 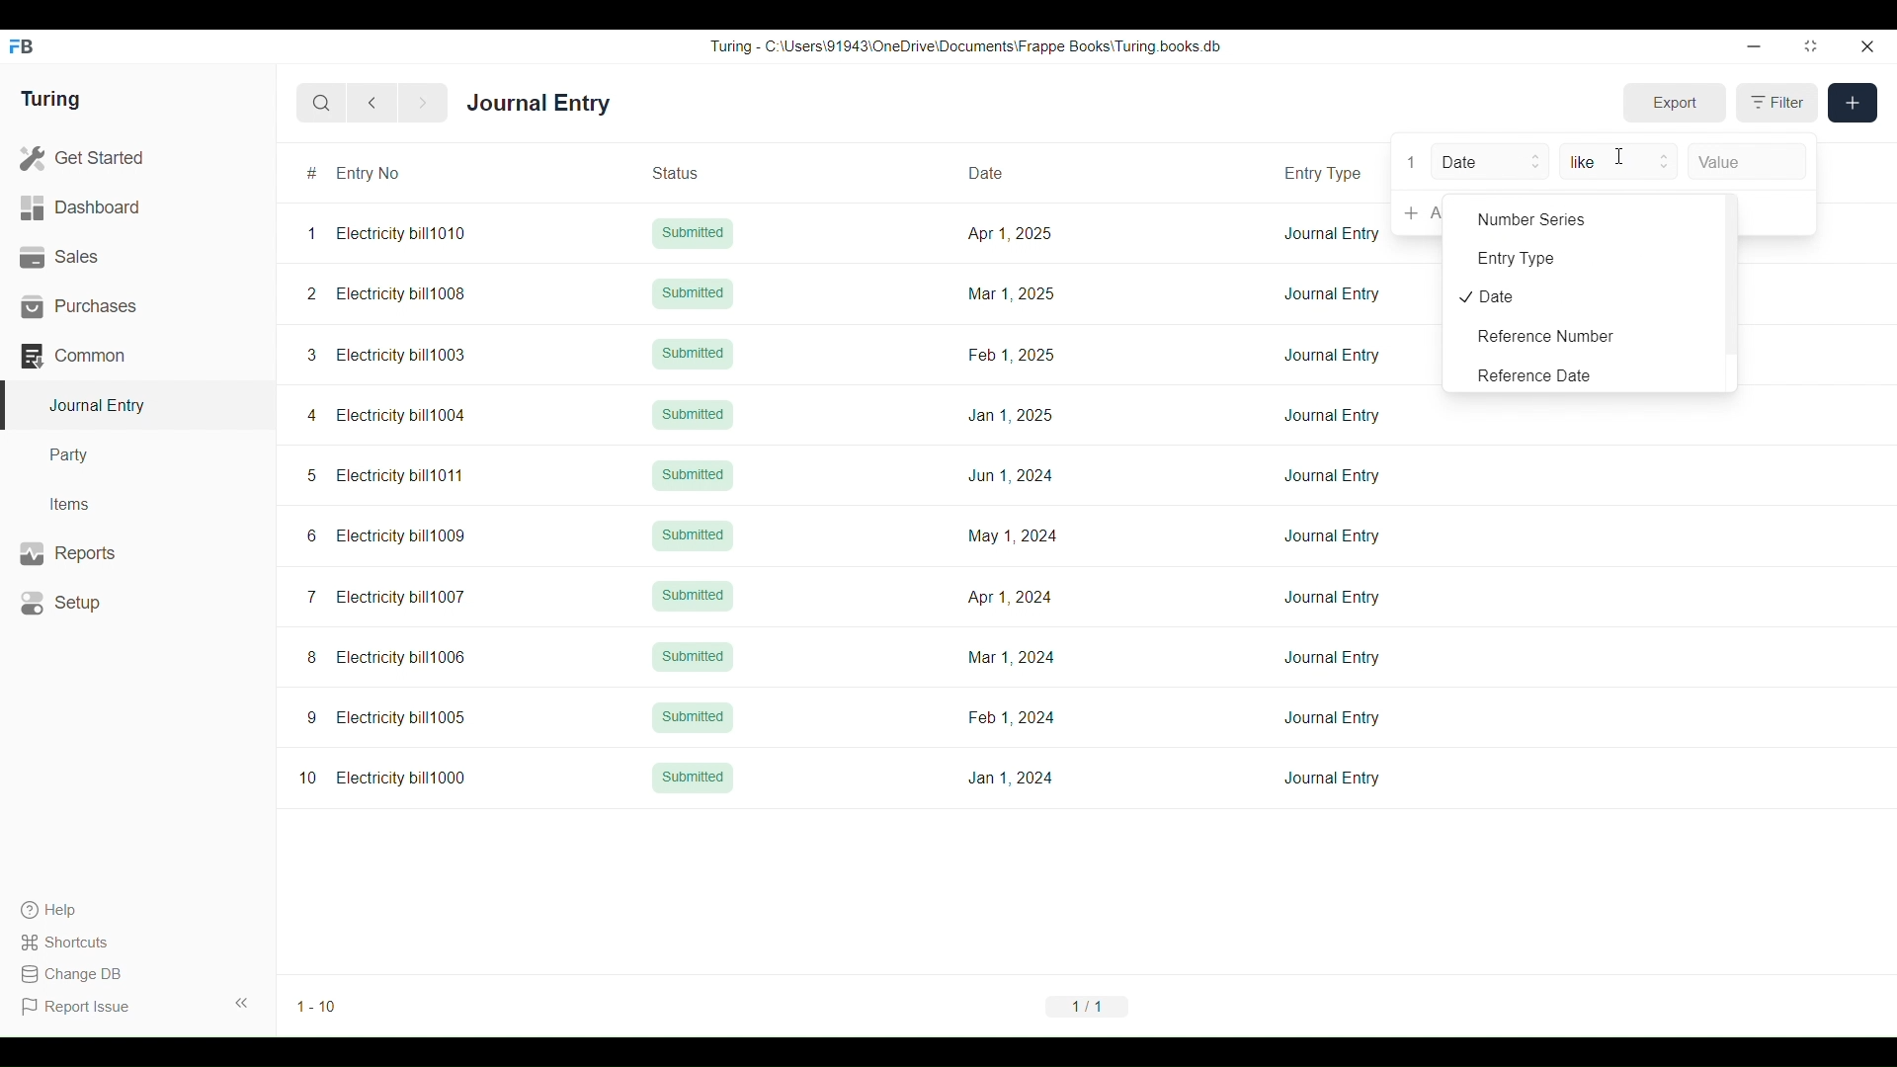 I want to click on Submitted, so click(x=693, y=355).